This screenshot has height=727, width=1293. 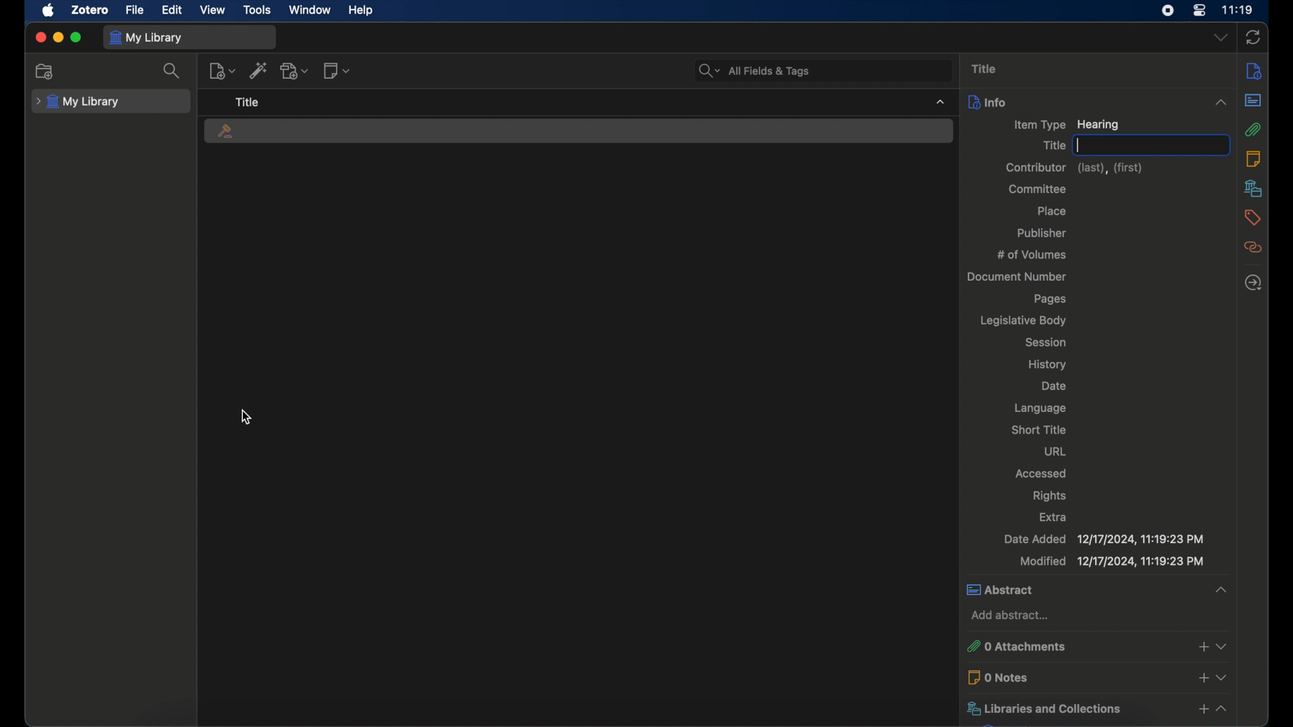 I want to click on tools, so click(x=258, y=9).